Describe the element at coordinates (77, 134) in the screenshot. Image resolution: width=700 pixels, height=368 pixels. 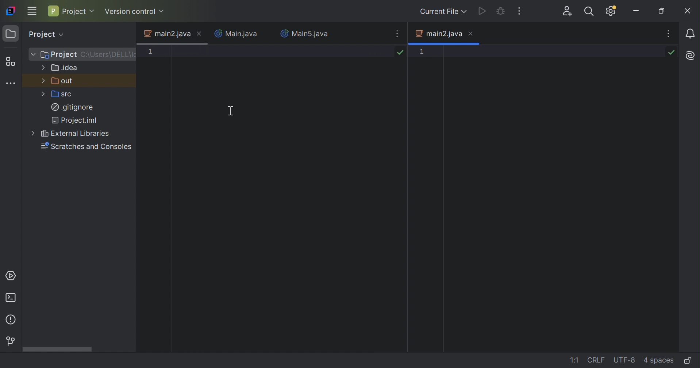
I see `External Libraries` at that location.